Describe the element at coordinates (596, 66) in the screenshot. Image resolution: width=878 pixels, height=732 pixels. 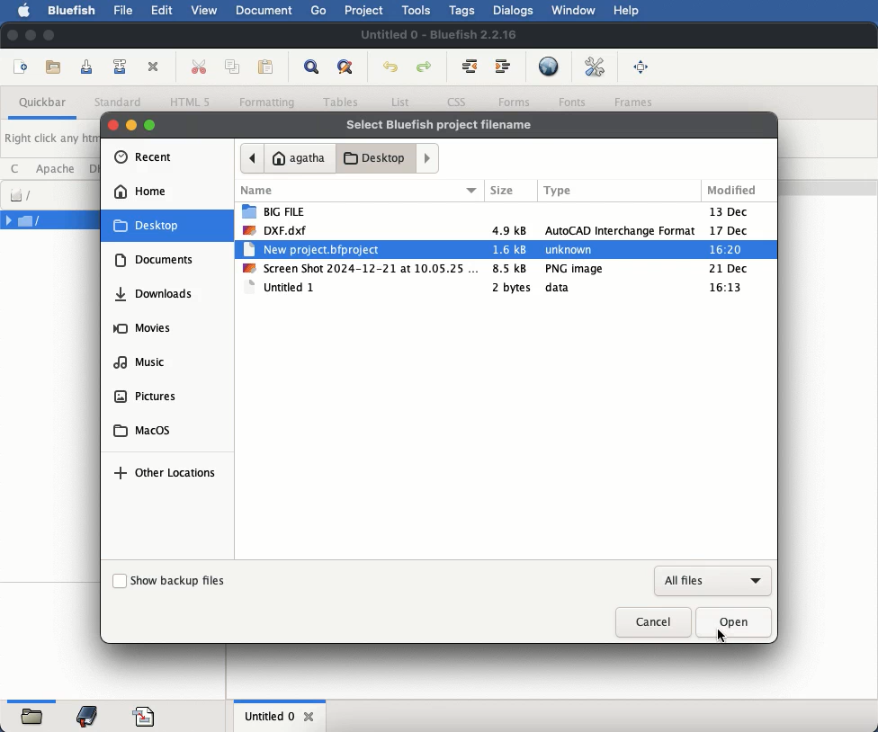
I see `edit preferences ` at that location.